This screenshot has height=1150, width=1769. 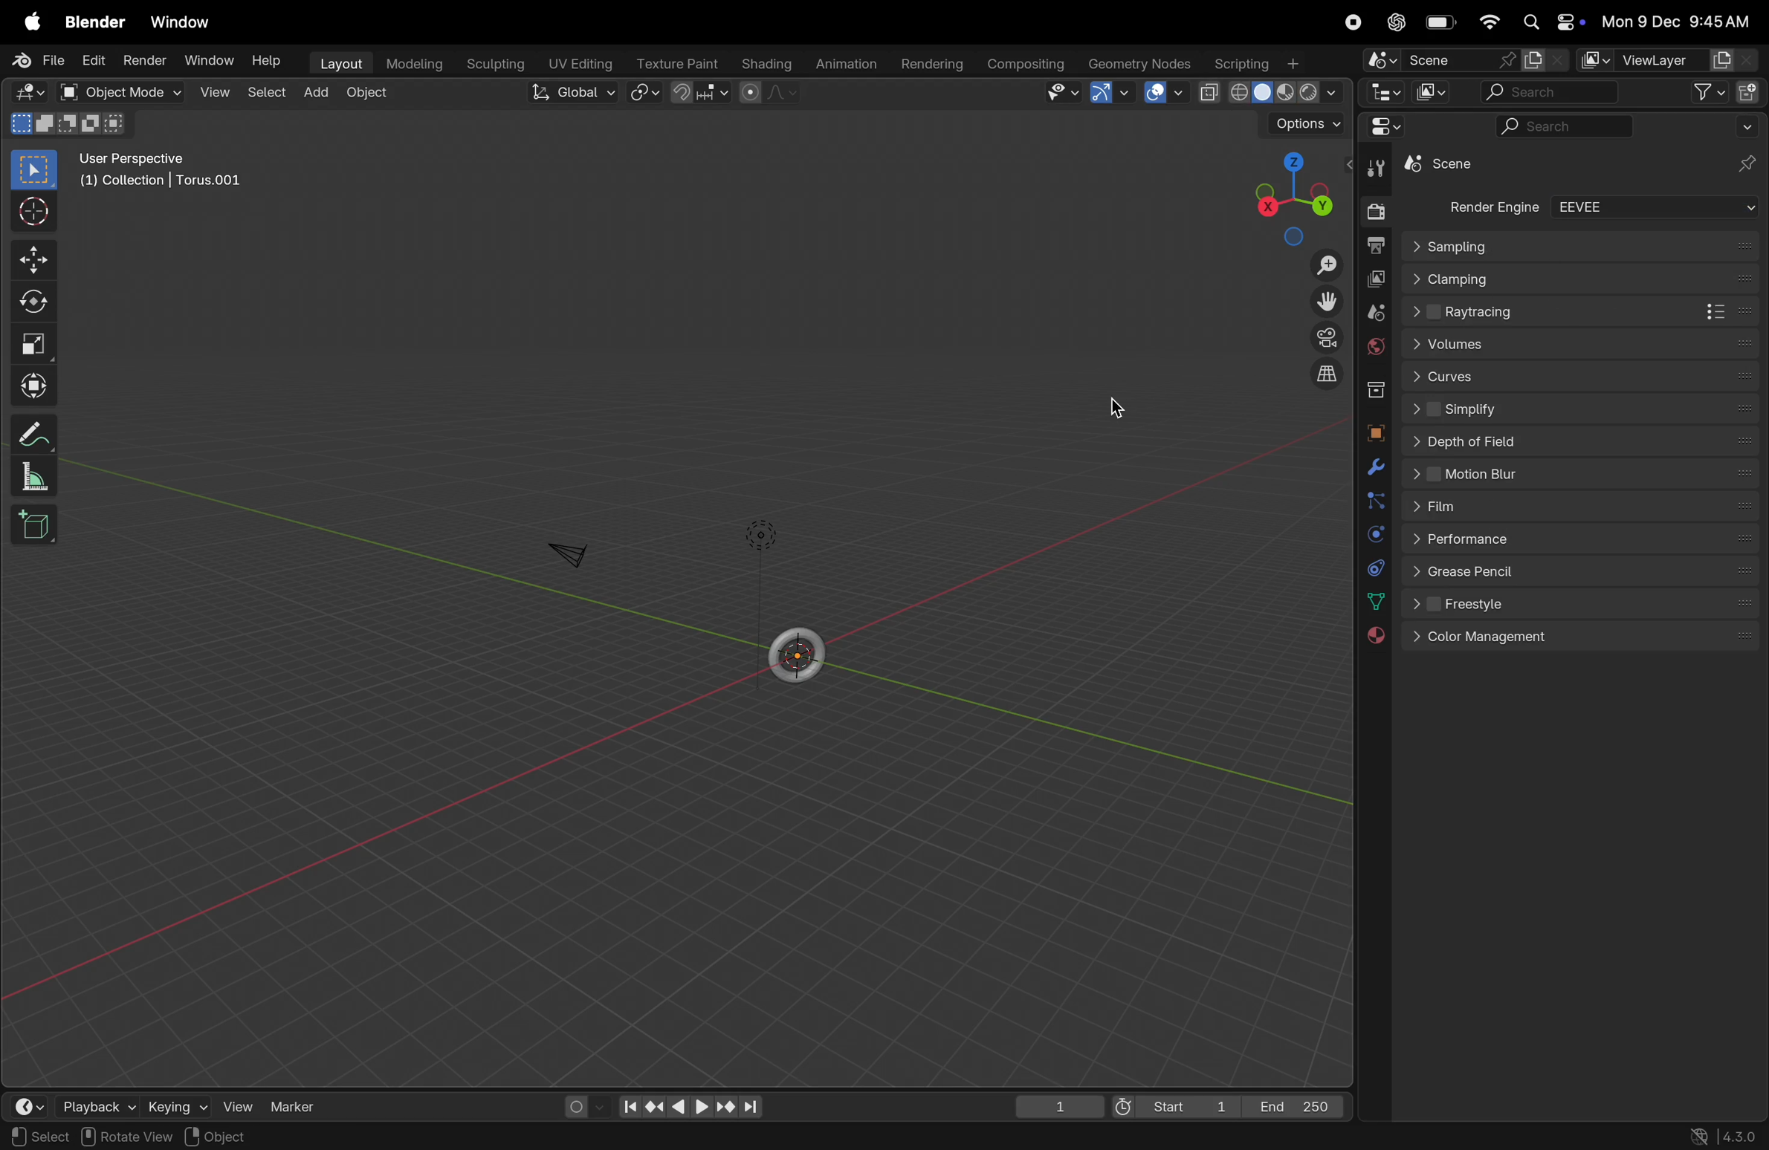 What do you see at coordinates (38, 302) in the screenshot?
I see `Rotate` at bounding box center [38, 302].